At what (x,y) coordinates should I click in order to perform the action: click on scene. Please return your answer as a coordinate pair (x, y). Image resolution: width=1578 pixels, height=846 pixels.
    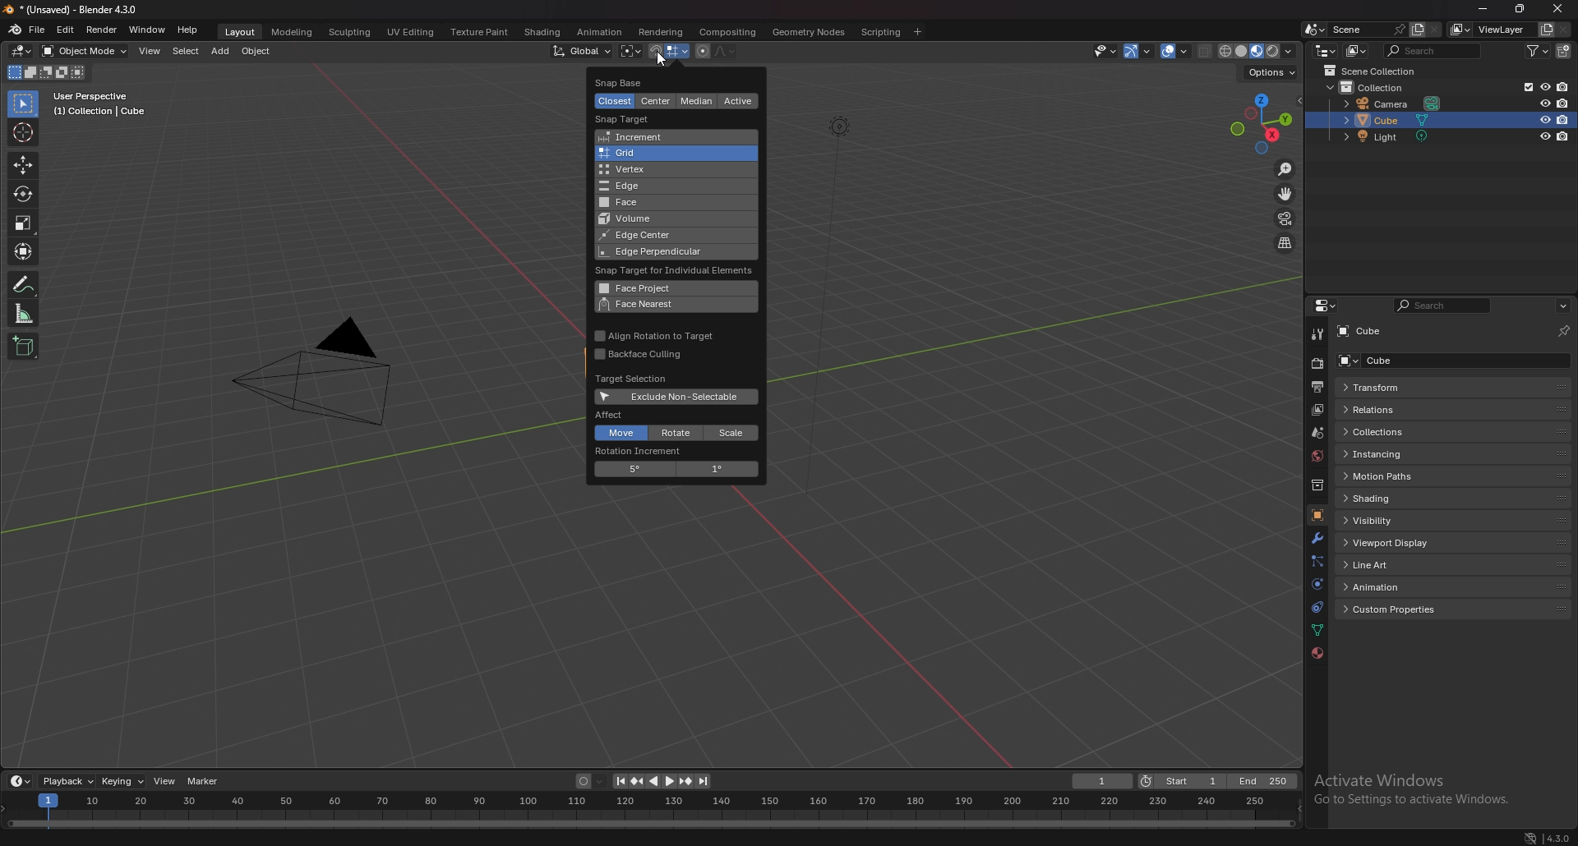
    Looking at the image, I should click on (1317, 433).